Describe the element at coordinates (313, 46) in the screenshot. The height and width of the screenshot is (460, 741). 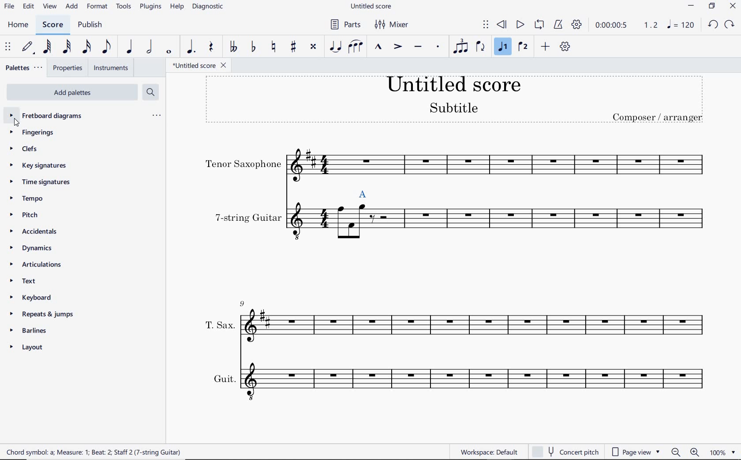
I see `TOGGLE DOUBLE-SHARP` at that location.